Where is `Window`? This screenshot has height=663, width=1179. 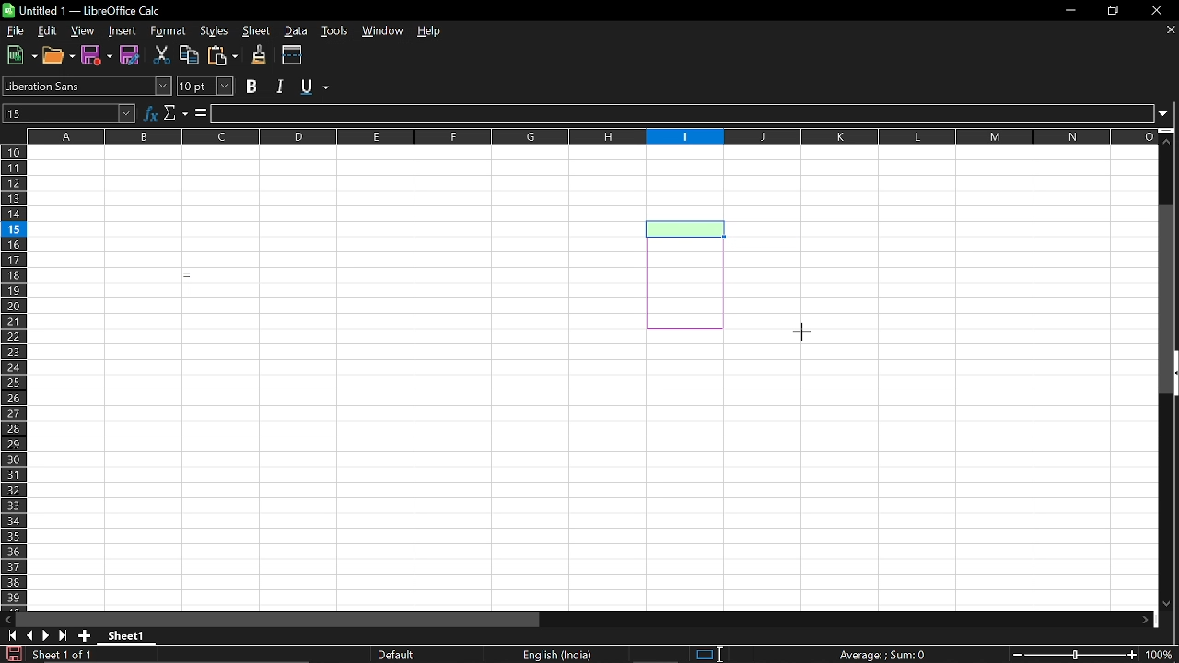
Window is located at coordinates (384, 32).